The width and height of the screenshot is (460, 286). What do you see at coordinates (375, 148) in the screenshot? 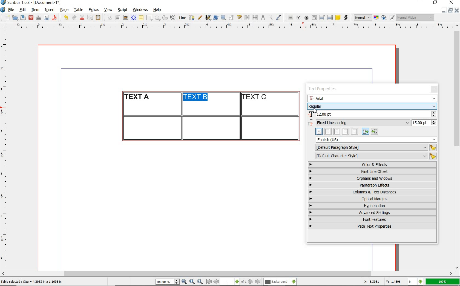
I see `default paragraph style` at bounding box center [375, 148].